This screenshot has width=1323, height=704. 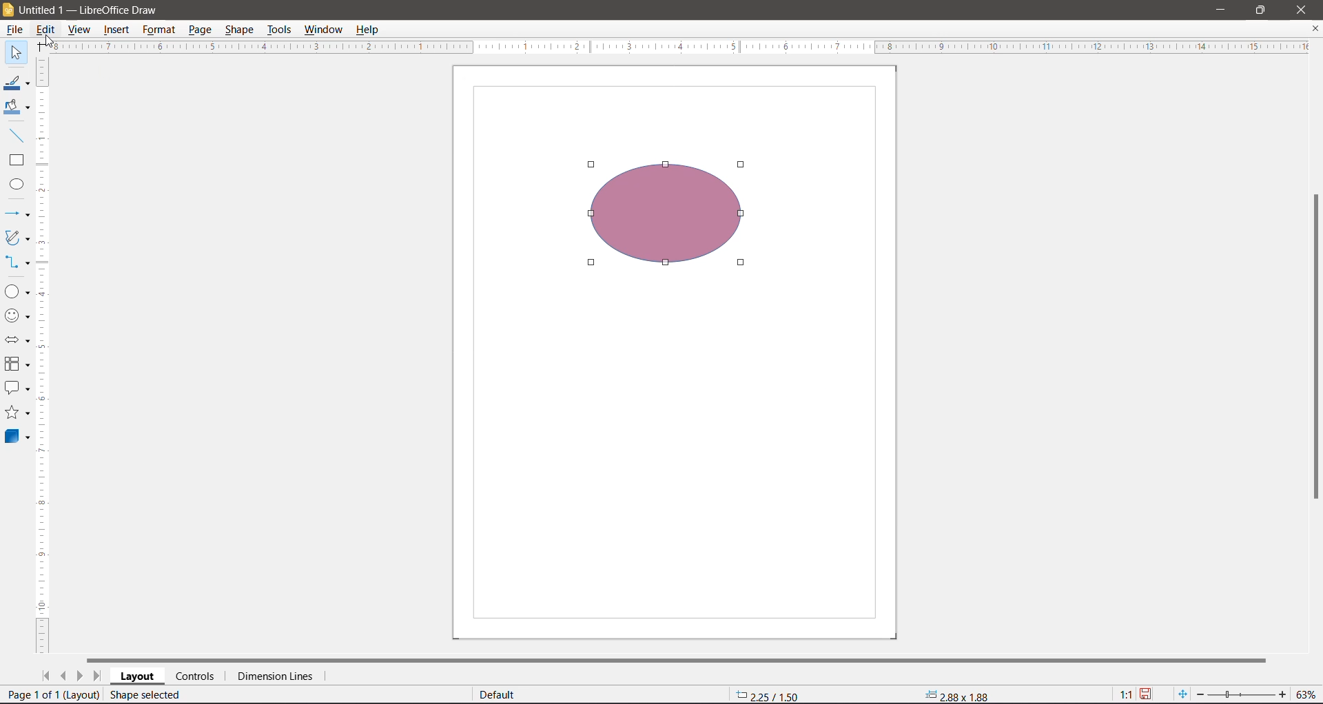 I want to click on Lines and Arrows, so click(x=17, y=214).